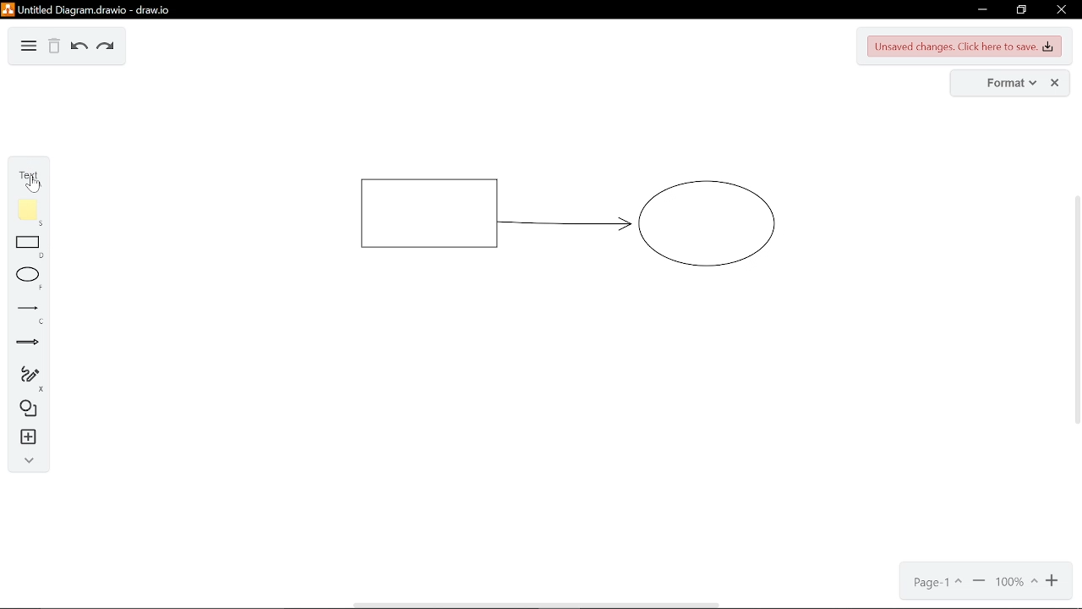 The image size is (1082, 609). Describe the element at coordinates (29, 343) in the screenshot. I see `arrows` at that location.